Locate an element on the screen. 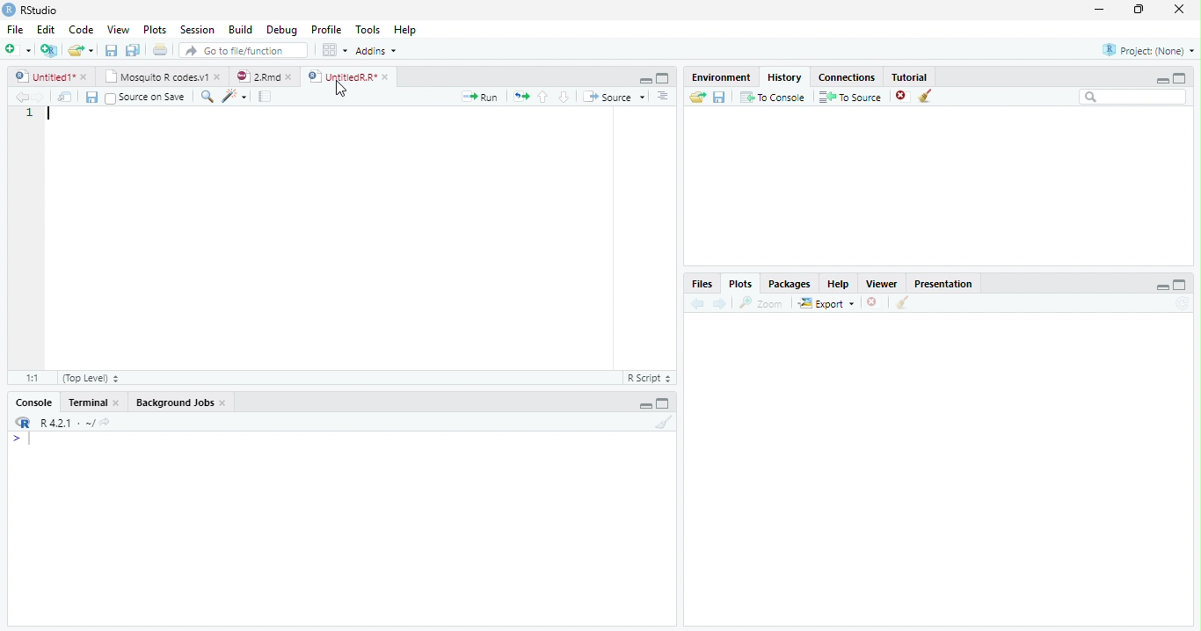 The image size is (1201, 631). Open an existing file is located at coordinates (74, 50).